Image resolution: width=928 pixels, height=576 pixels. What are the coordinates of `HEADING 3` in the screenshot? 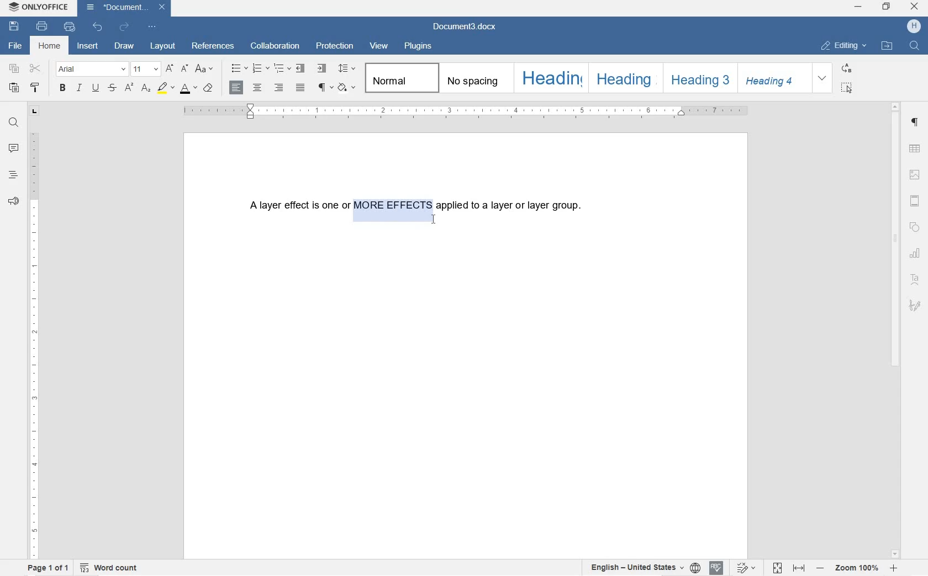 It's located at (699, 78).